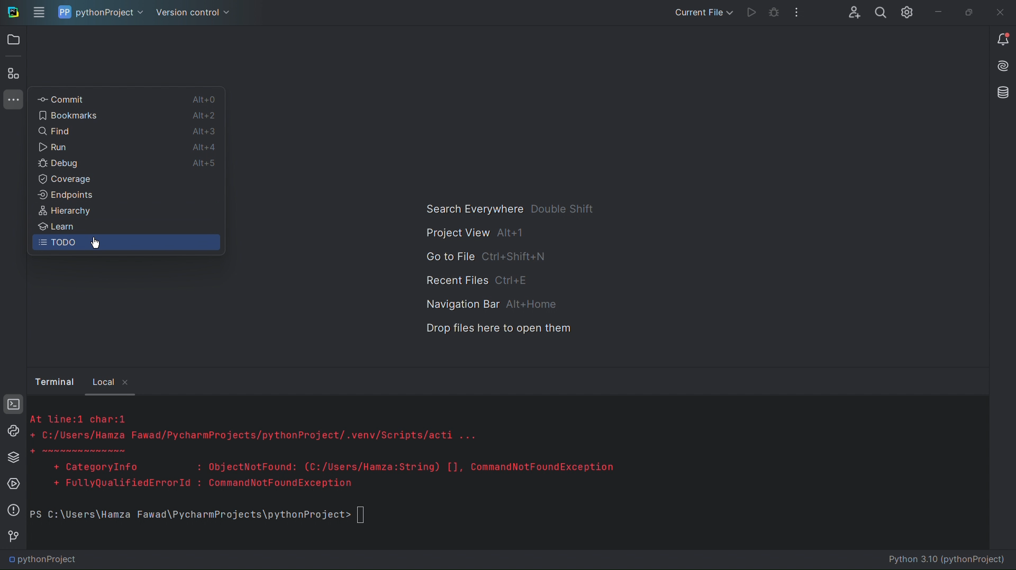 The image size is (1016, 570). What do you see at coordinates (881, 11) in the screenshot?
I see `Search` at bounding box center [881, 11].